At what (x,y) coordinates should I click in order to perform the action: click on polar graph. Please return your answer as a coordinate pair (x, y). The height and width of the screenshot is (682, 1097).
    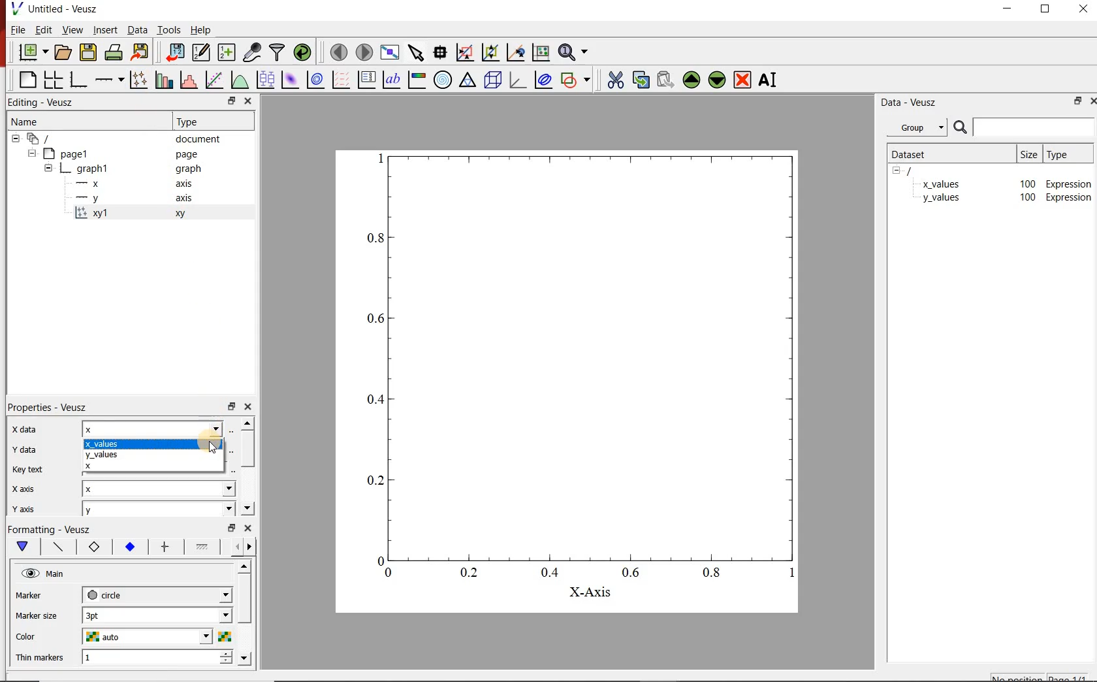
    Looking at the image, I should click on (443, 81).